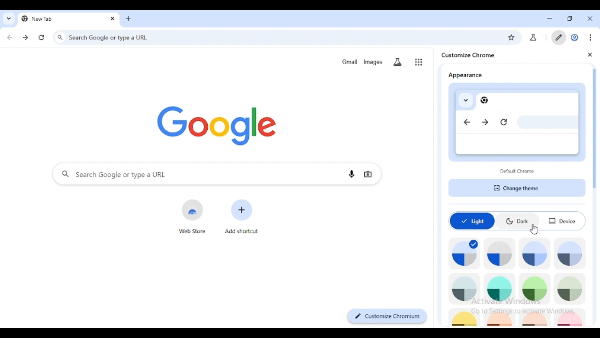 The image size is (600, 338). What do you see at coordinates (487, 100) in the screenshot?
I see `chrome logo` at bounding box center [487, 100].